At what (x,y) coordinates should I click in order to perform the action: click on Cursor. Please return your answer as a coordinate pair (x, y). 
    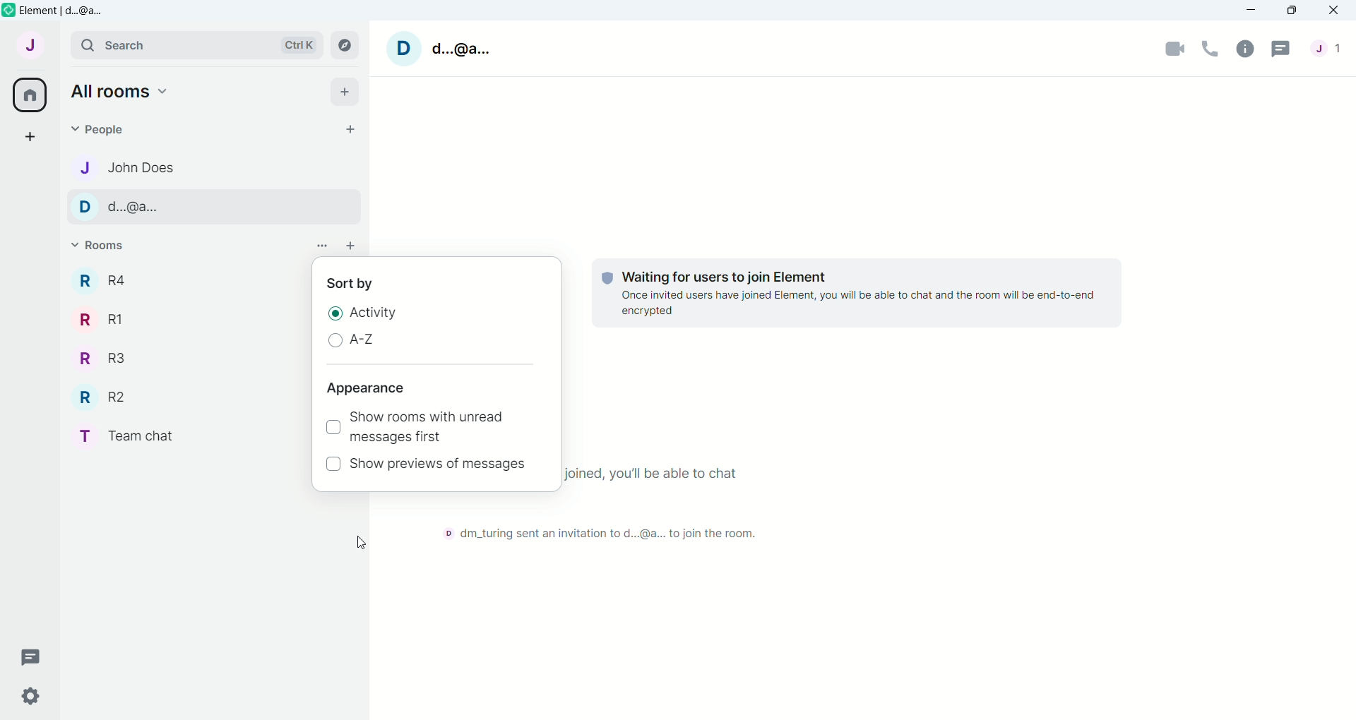
    Looking at the image, I should click on (362, 542).